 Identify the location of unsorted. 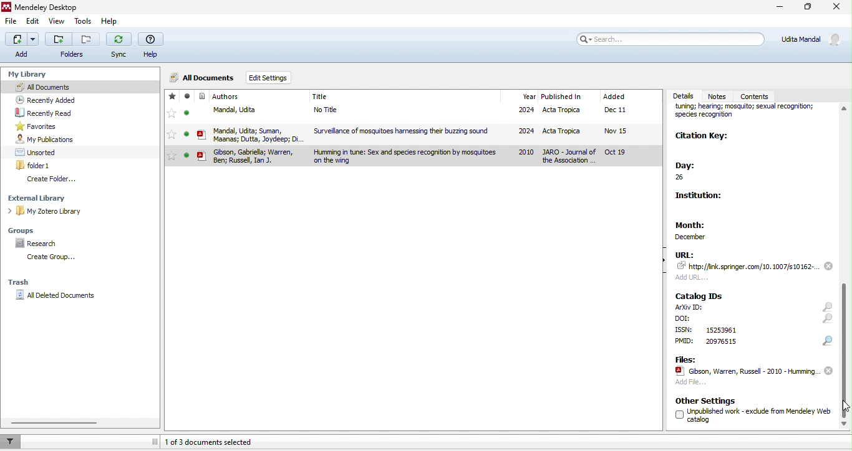
(37, 152).